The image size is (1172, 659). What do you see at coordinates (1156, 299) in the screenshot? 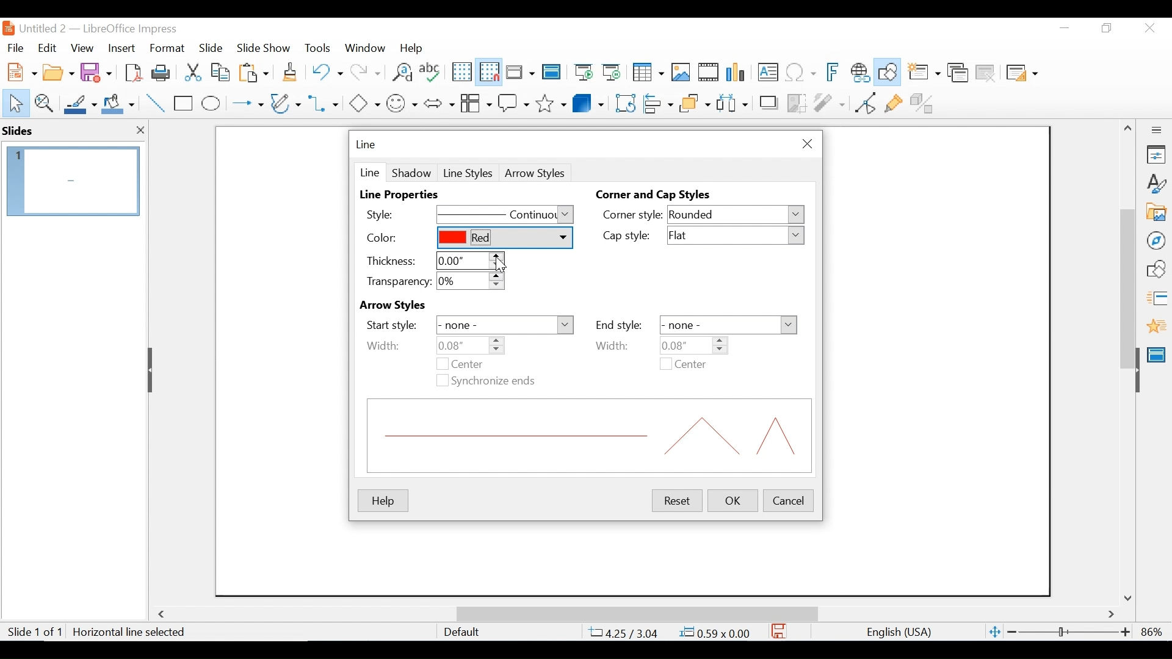
I see `Slide Transition` at bounding box center [1156, 299].